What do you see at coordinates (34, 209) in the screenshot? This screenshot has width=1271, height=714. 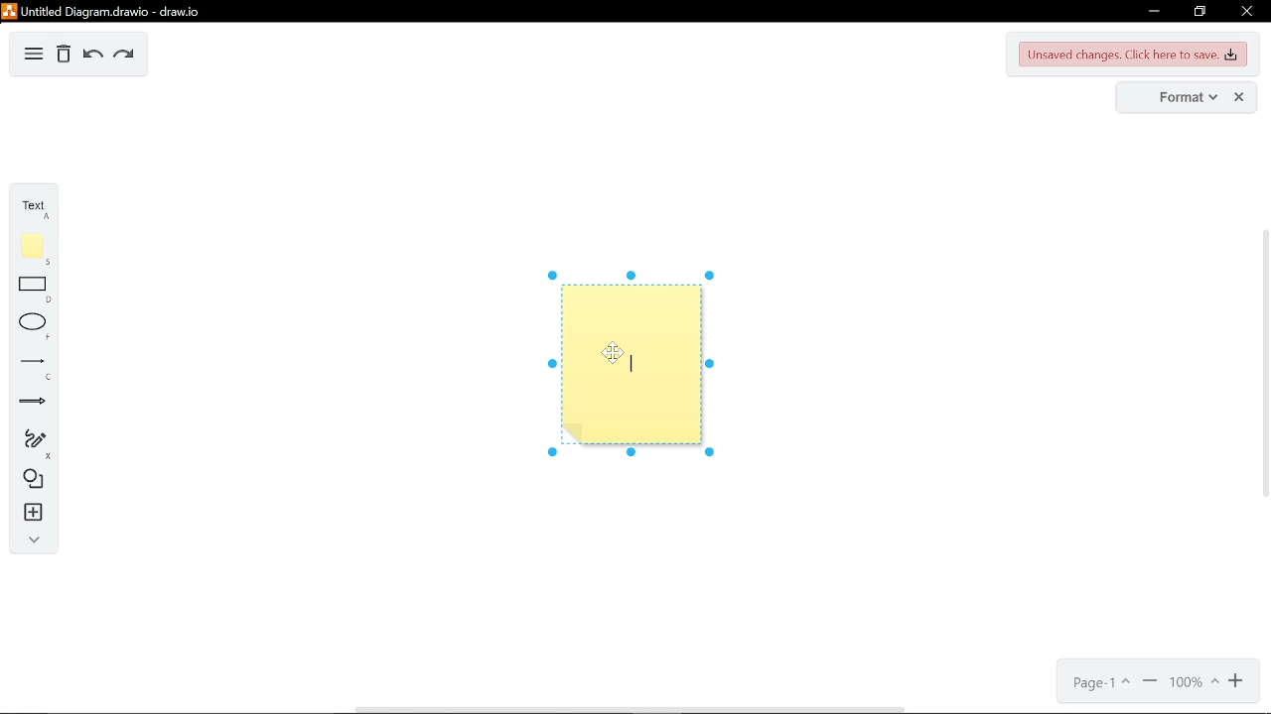 I see `text` at bounding box center [34, 209].